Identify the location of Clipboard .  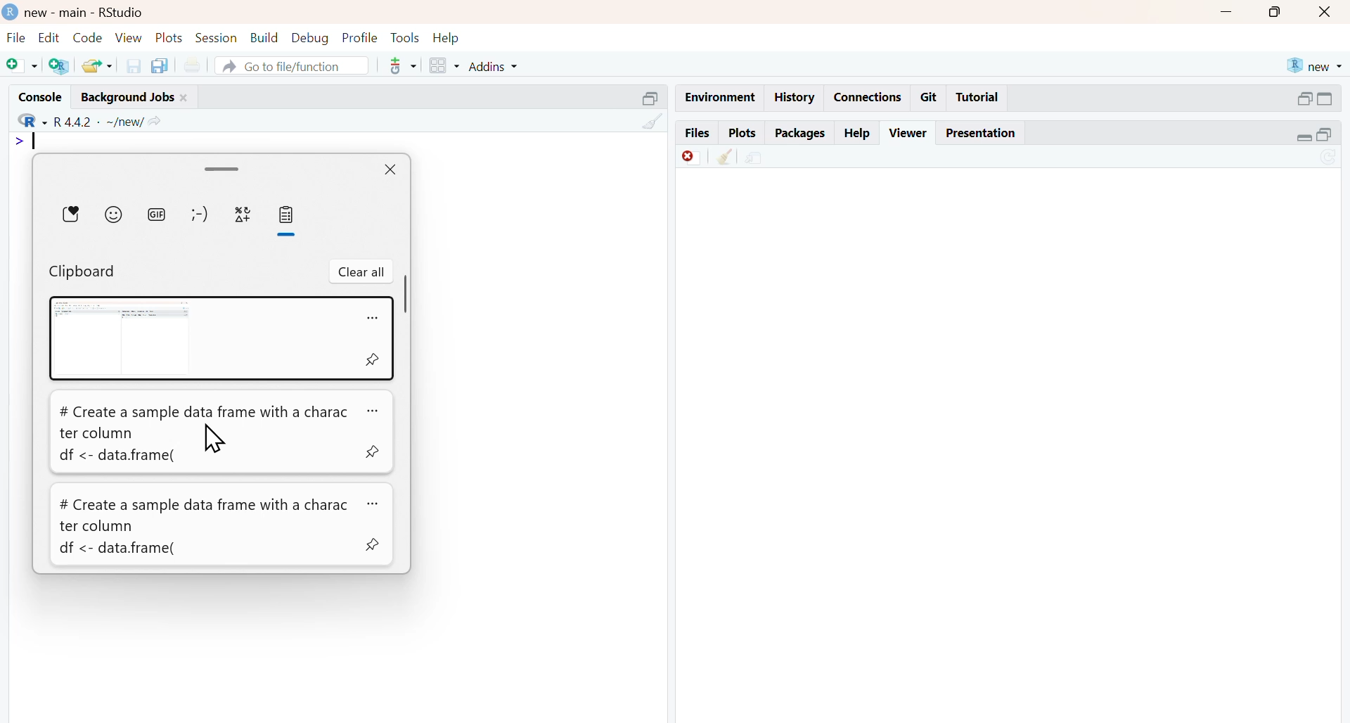
(287, 221).